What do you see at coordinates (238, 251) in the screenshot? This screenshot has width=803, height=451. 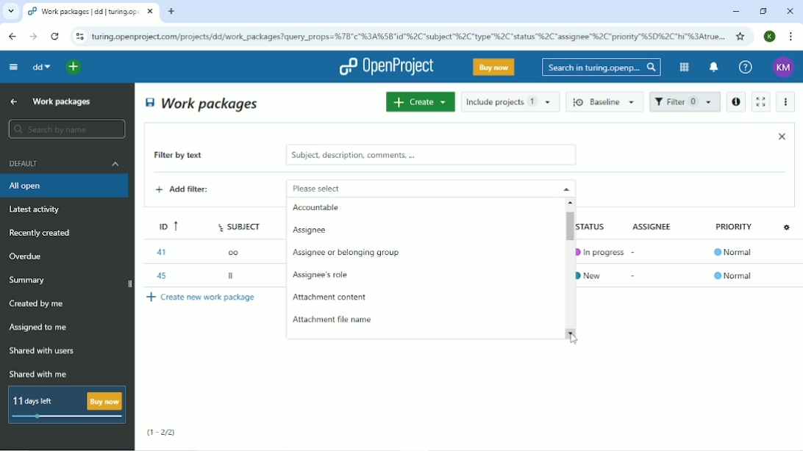 I see `oo` at bounding box center [238, 251].